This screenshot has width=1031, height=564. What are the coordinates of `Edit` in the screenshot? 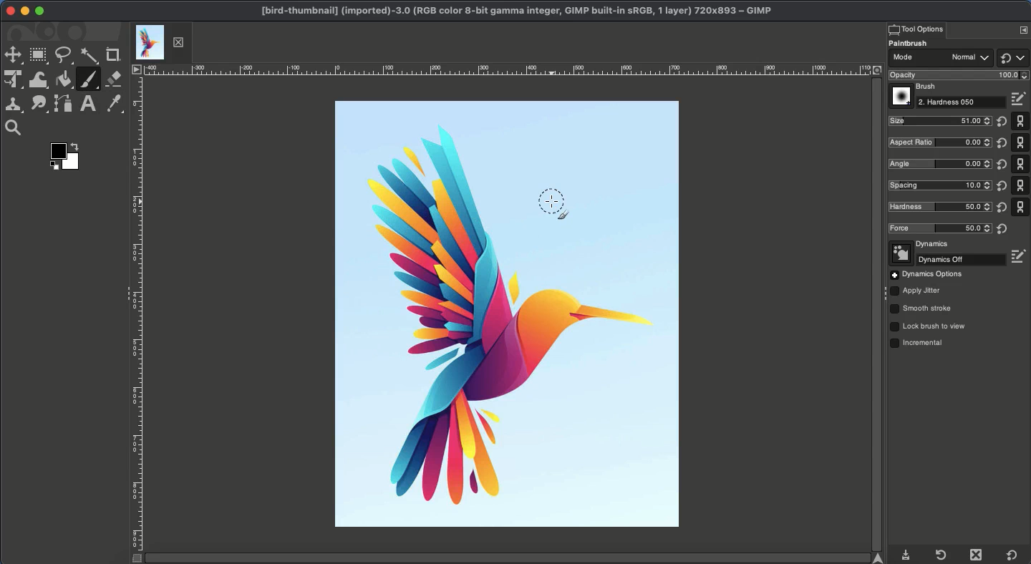 It's located at (1020, 99).